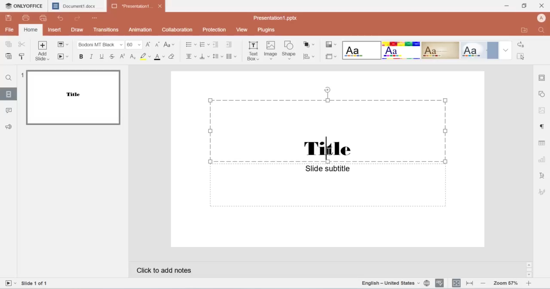 This screenshot has width=550, height=289. Describe the element at coordinates (326, 160) in the screenshot. I see `canvas` at that location.